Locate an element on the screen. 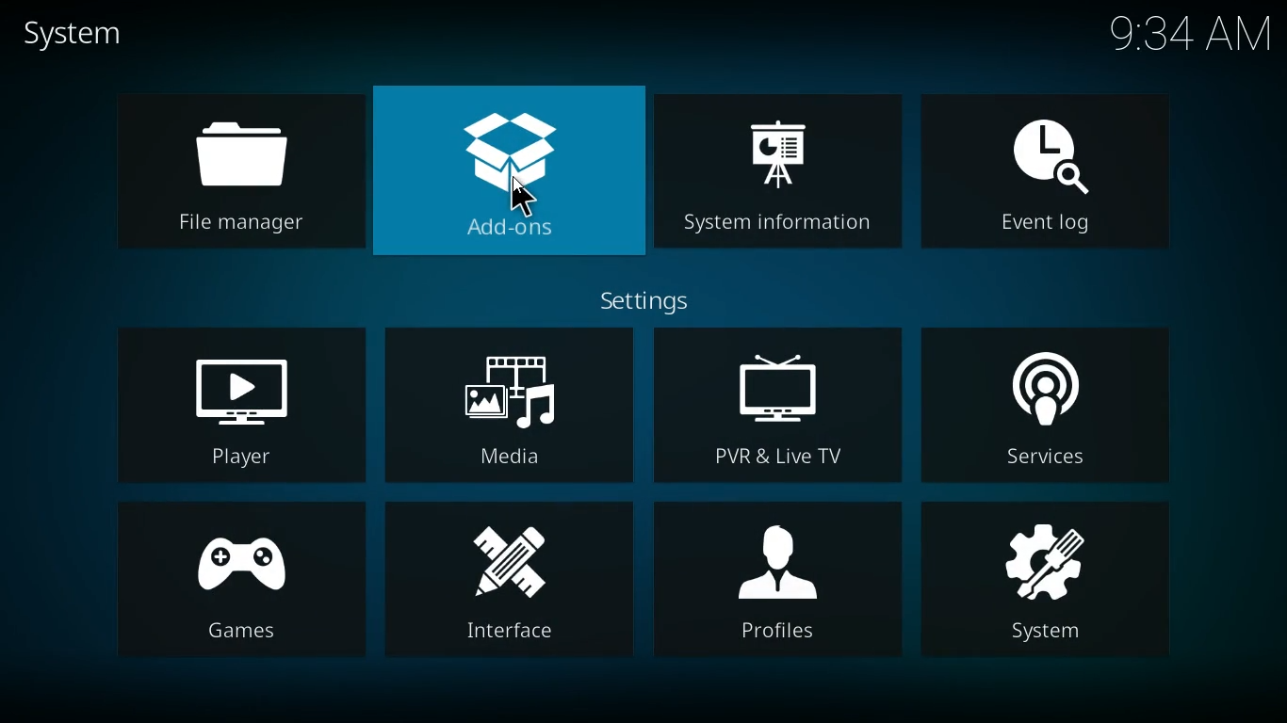 The image size is (1287, 723). add-ons is located at coordinates (508, 171).